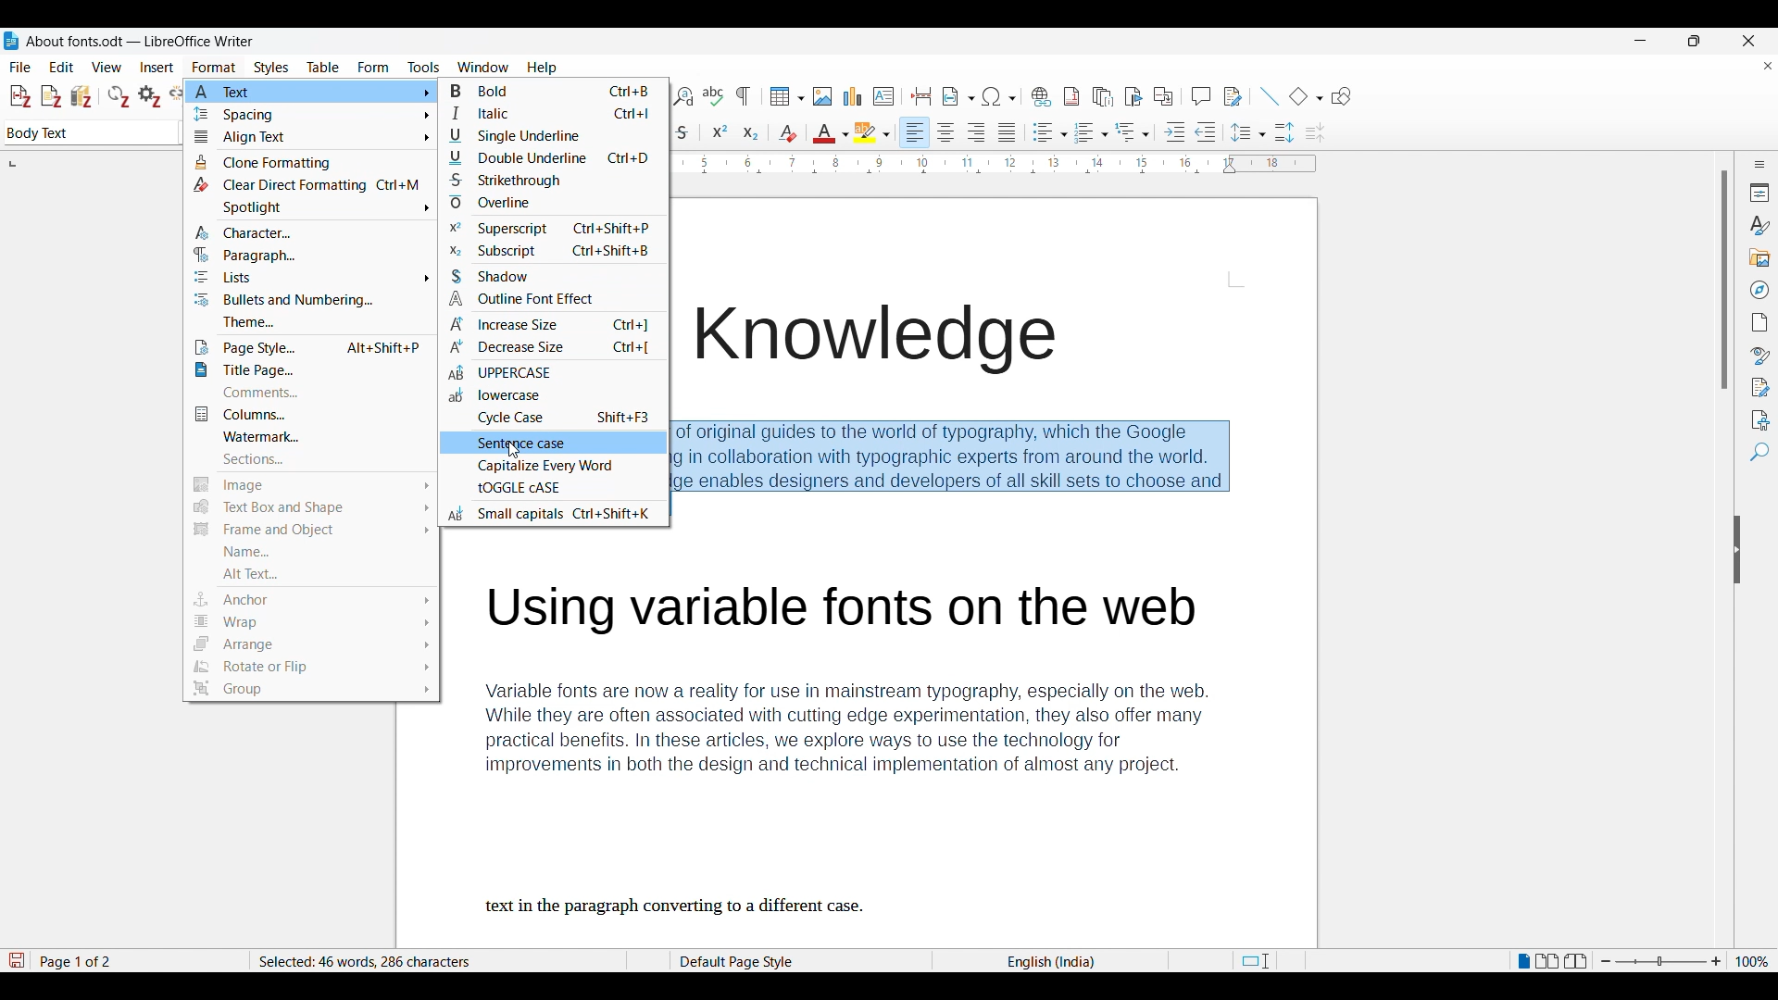 The width and height of the screenshot is (1778, 1000). Describe the element at coordinates (227, 279) in the screenshot. I see `lists` at that location.